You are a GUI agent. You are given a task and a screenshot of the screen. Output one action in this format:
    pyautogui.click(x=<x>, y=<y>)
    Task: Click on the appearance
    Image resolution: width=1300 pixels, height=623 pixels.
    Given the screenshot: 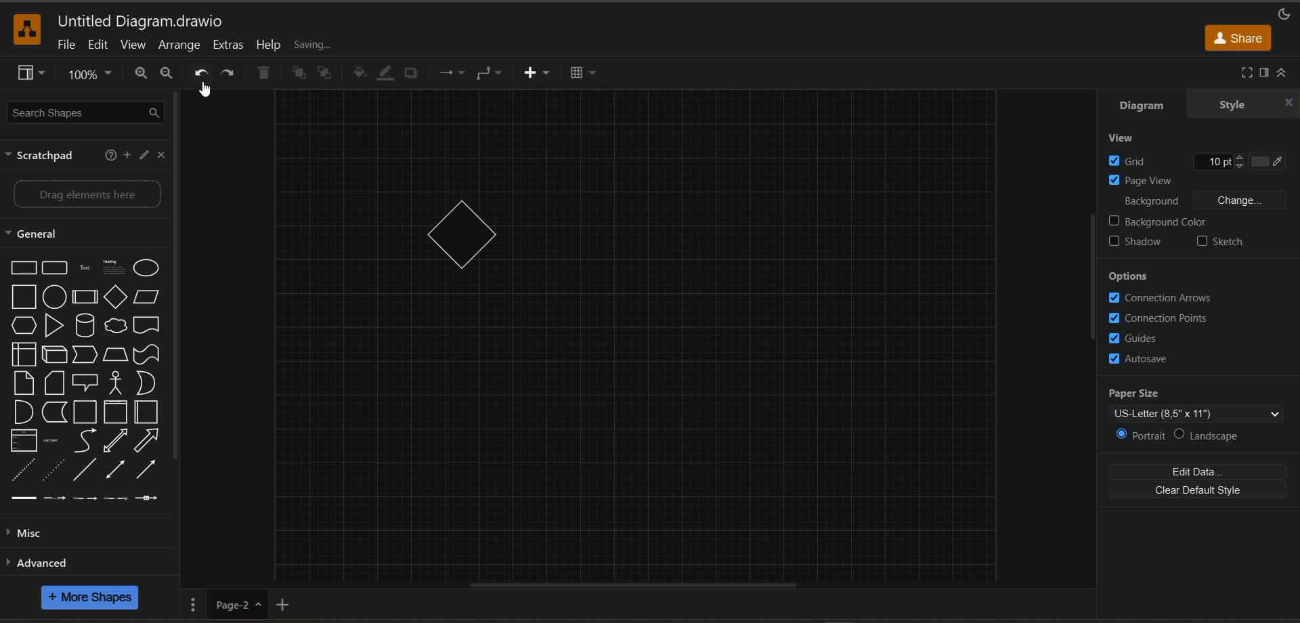 What is the action you would take?
    pyautogui.click(x=1284, y=15)
    